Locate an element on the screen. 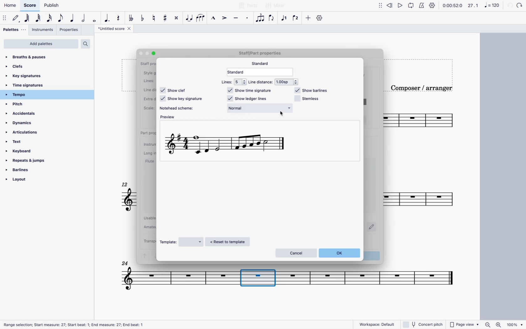 Image resolution: width=526 pixels, height=329 pixels. show time signature is located at coordinates (251, 90).